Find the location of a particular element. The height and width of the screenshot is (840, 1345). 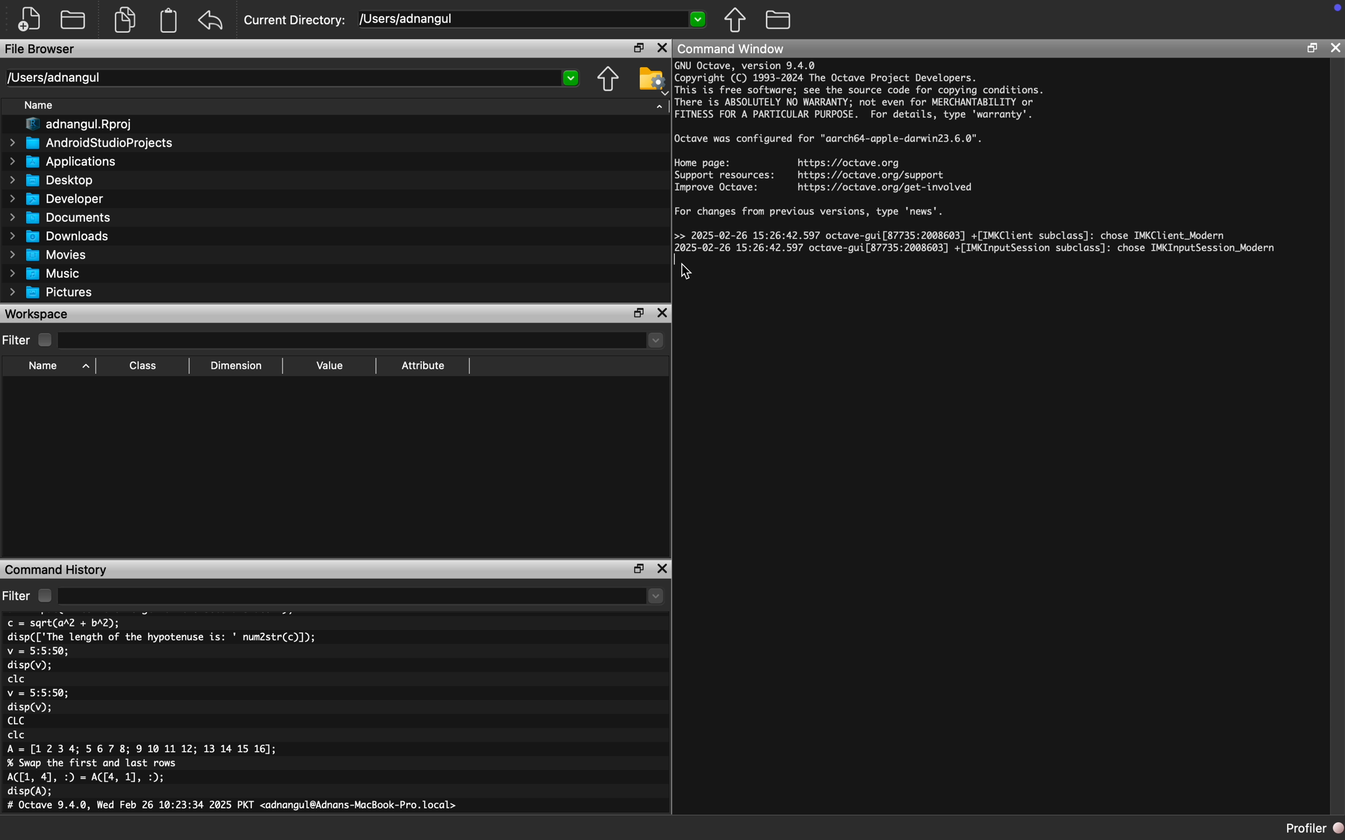

File Browser is located at coordinates (42, 49).